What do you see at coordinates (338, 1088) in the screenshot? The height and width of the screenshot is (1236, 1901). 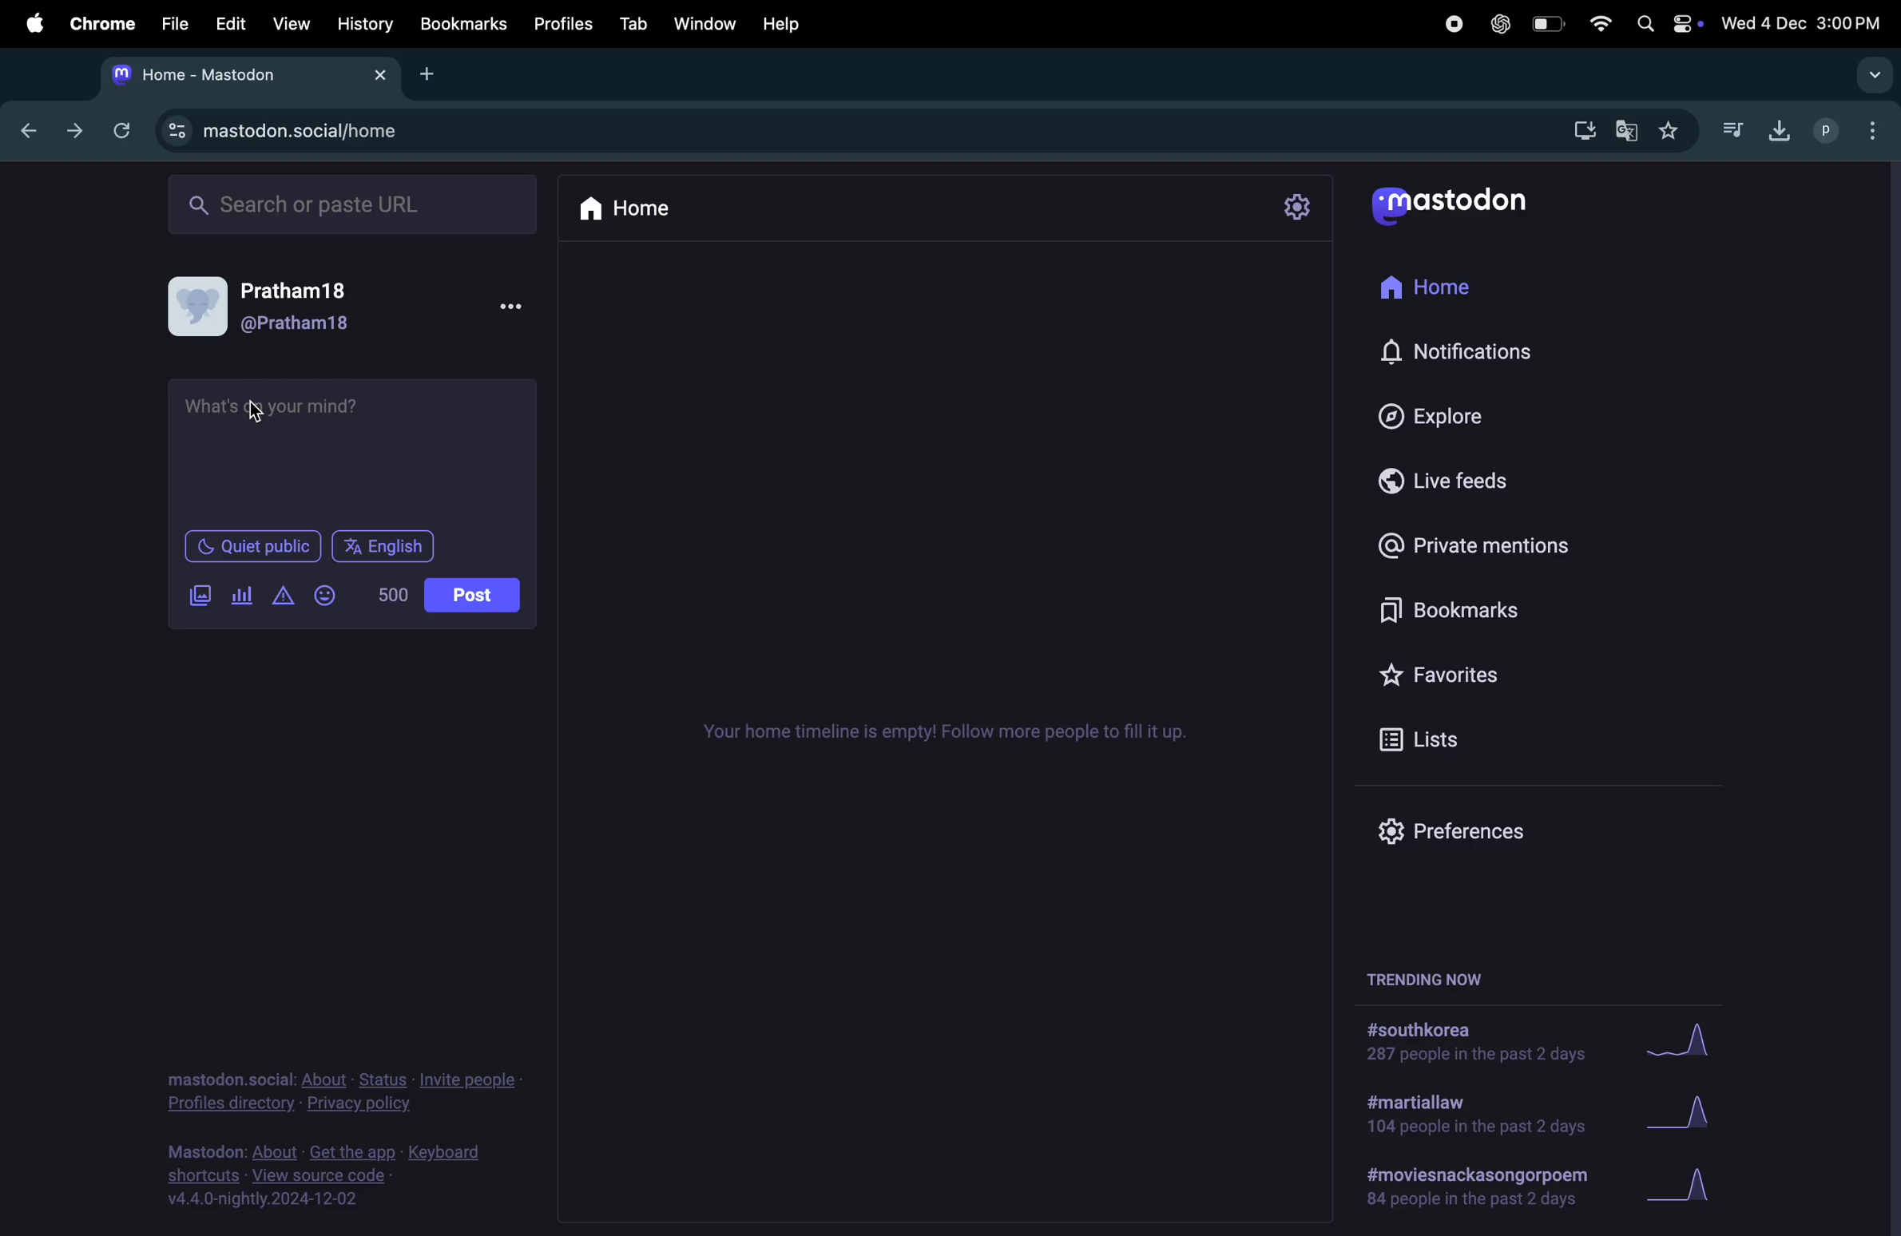 I see `privacy and policy` at bounding box center [338, 1088].